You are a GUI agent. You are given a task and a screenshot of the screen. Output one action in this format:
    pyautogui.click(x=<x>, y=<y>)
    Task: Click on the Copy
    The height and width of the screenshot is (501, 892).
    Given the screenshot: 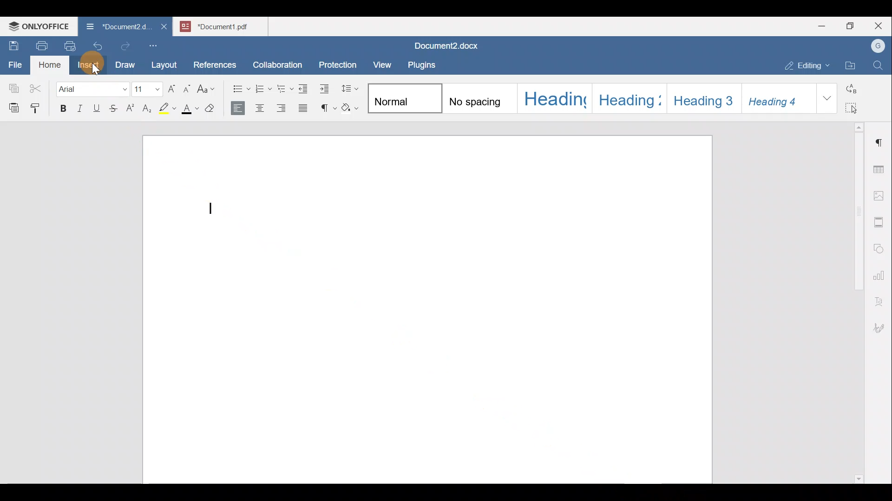 What is the action you would take?
    pyautogui.click(x=12, y=85)
    